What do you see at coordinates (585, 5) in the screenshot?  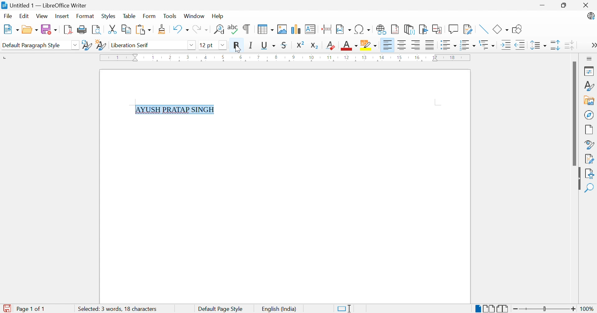 I see `Close` at bounding box center [585, 5].